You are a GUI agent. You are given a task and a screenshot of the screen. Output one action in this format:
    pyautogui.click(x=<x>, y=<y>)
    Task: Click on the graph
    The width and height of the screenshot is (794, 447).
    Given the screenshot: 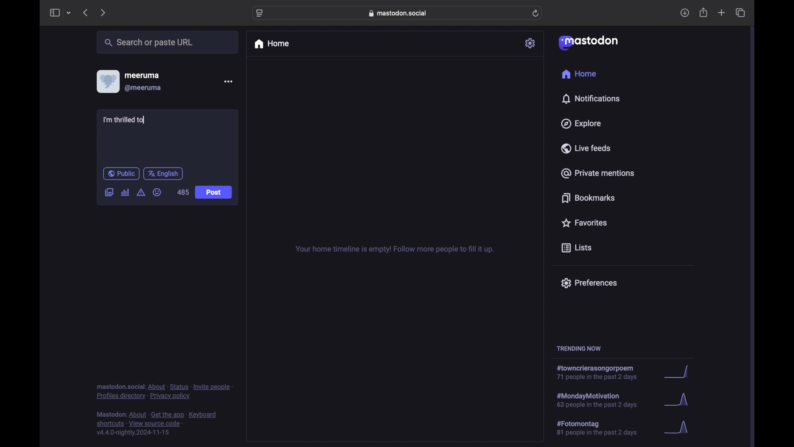 What is the action you would take?
    pyautogui.click(x=679, y=428)
    